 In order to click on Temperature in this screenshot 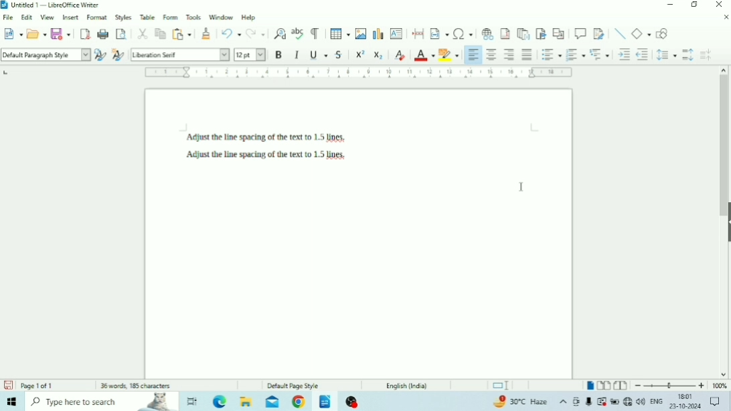, I will do `click(521, 402)`.